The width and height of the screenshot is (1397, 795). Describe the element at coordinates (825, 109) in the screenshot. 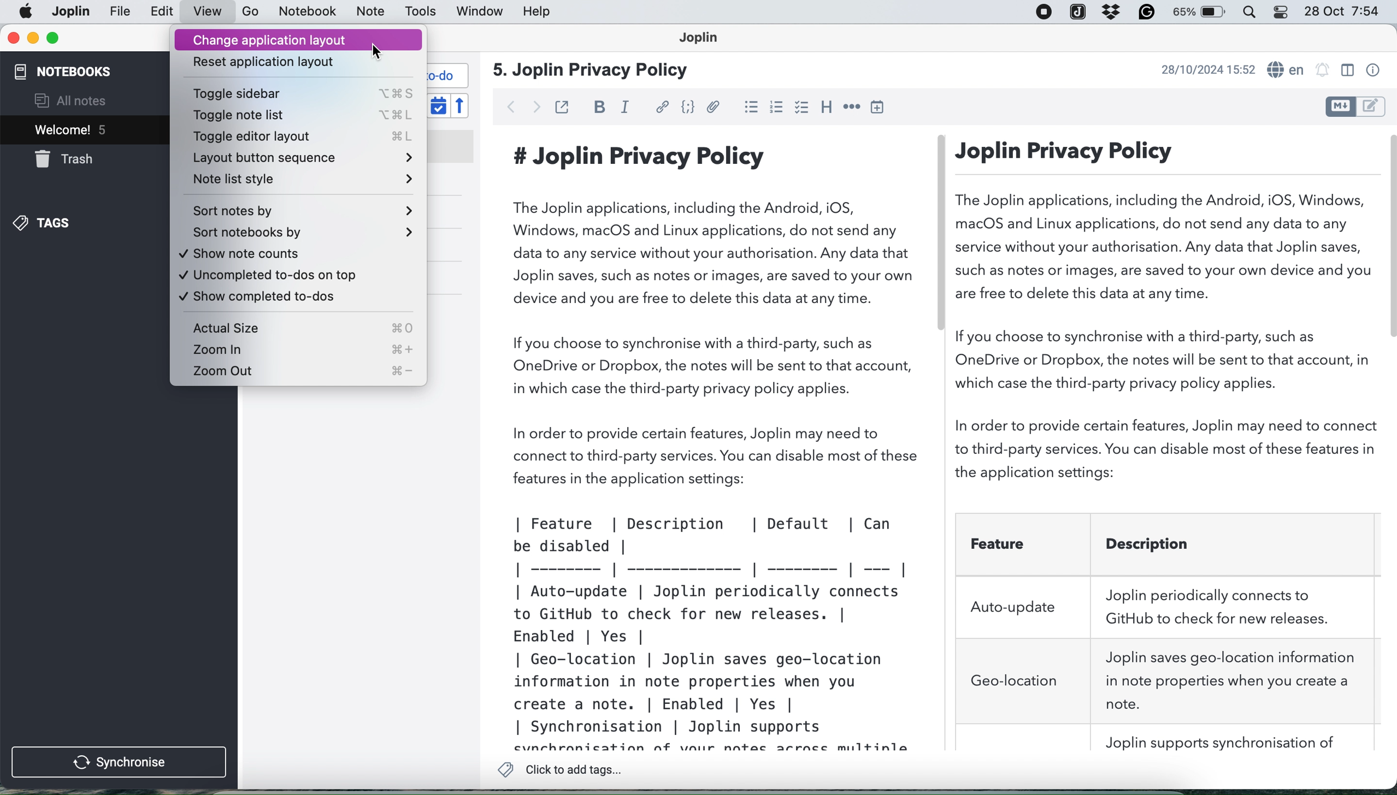

I see `heading` at that location.